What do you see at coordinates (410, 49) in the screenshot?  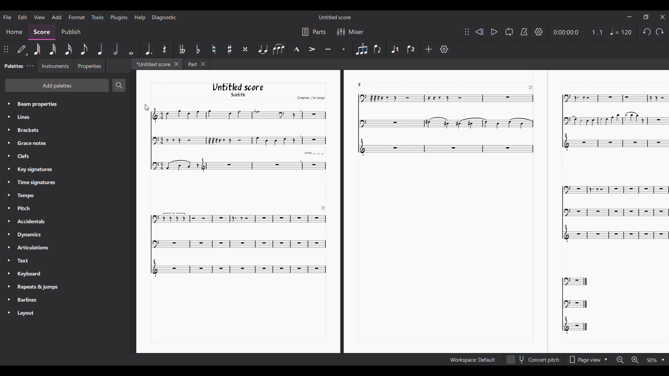 I see `Voice 2` at bounding box center [410, 49].